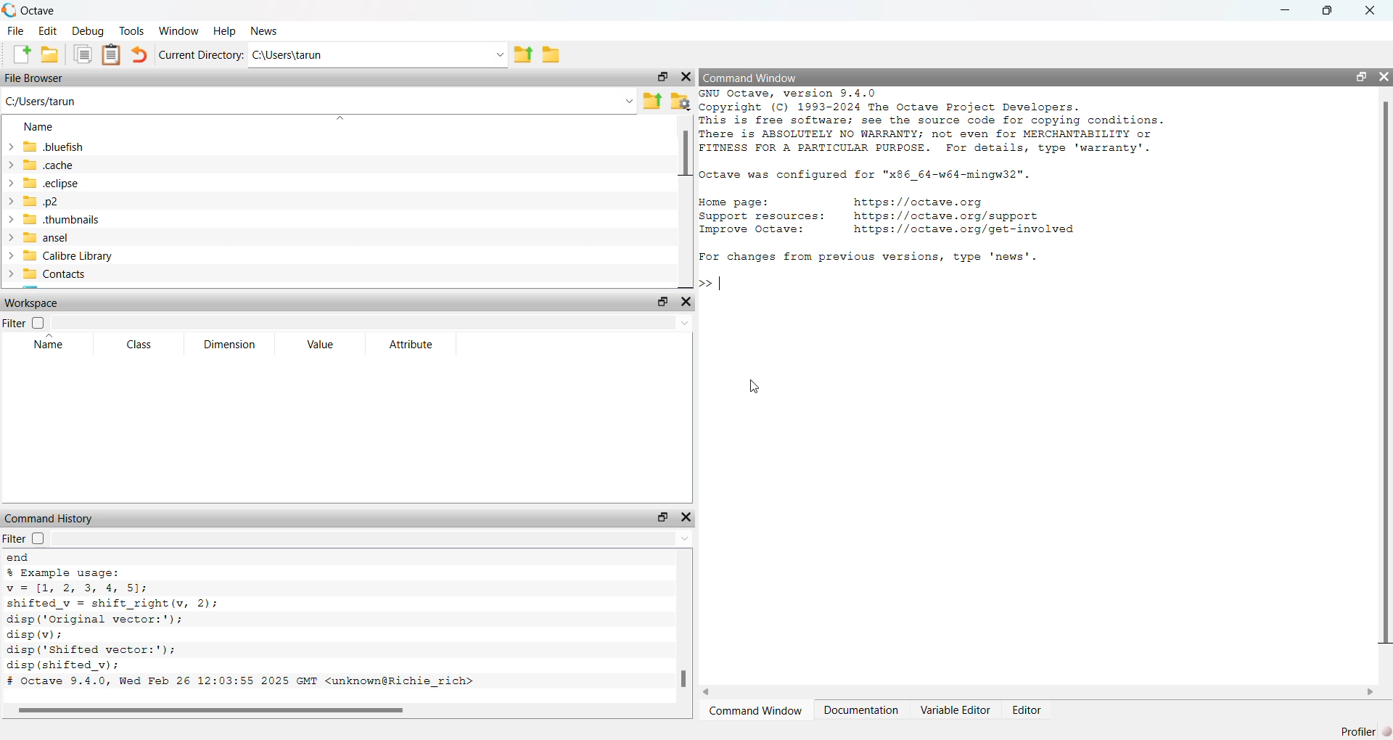 The width and height of the screenshot is (1393, 740). I want to click on open an existing file in editor, so click(54, 56).